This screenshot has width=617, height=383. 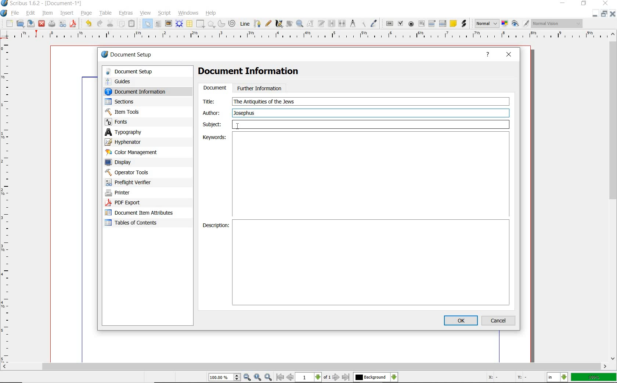 What do you see at coordinates (372, 263) in the screenshot?
I see `Description` at bounding box center [372, 263].